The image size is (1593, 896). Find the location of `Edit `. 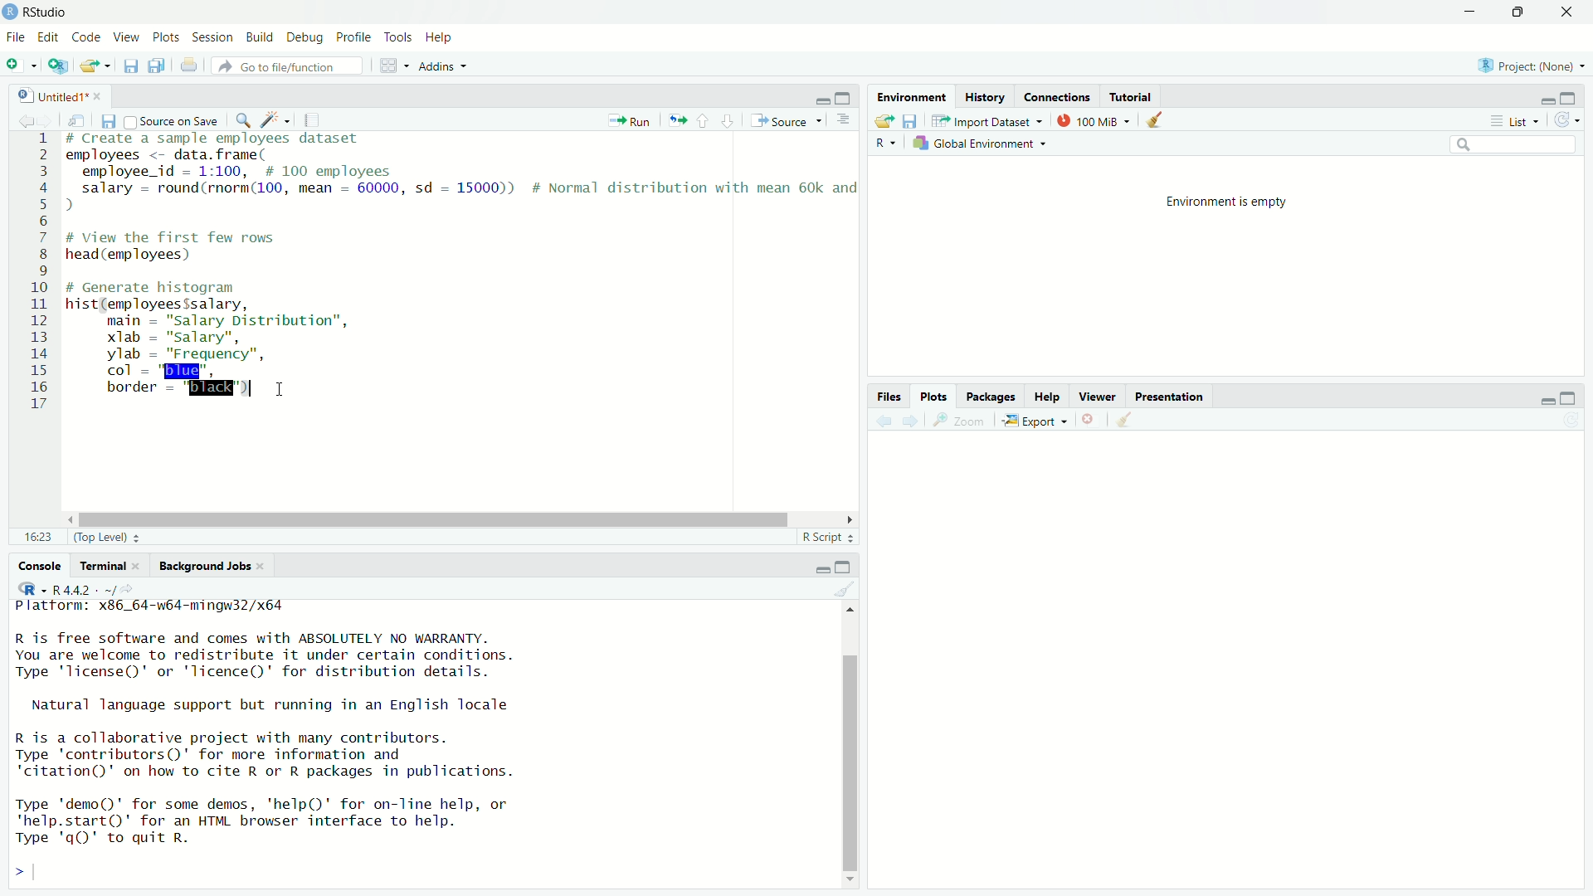

Edit  is located at coordinates (276, 119).